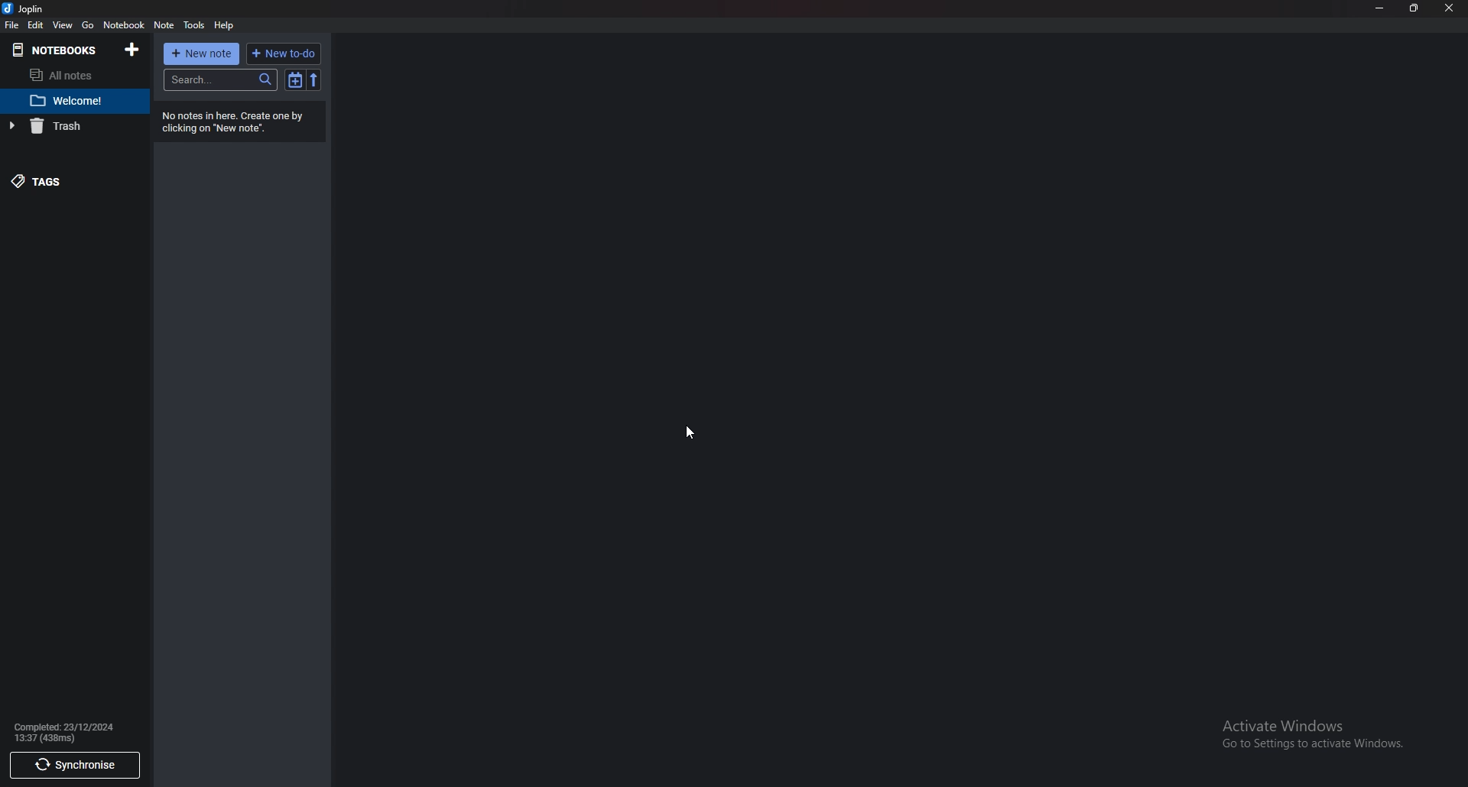 The width and height of the screenshot is (1468, 787). Describe the element at coordinates (11, 25) in the screenshot. I see `file` at that location.